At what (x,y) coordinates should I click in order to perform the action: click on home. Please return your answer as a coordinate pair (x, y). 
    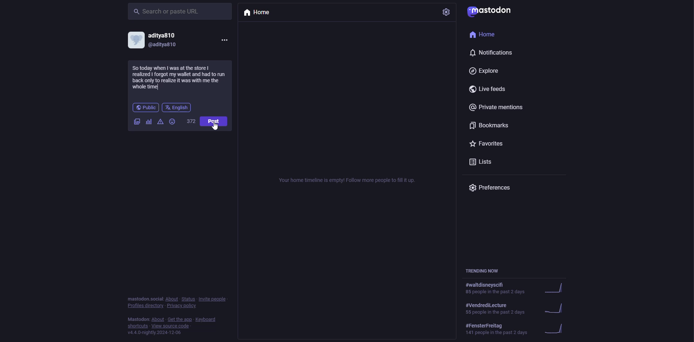
    Looking at the image, I should click on (258, 14).